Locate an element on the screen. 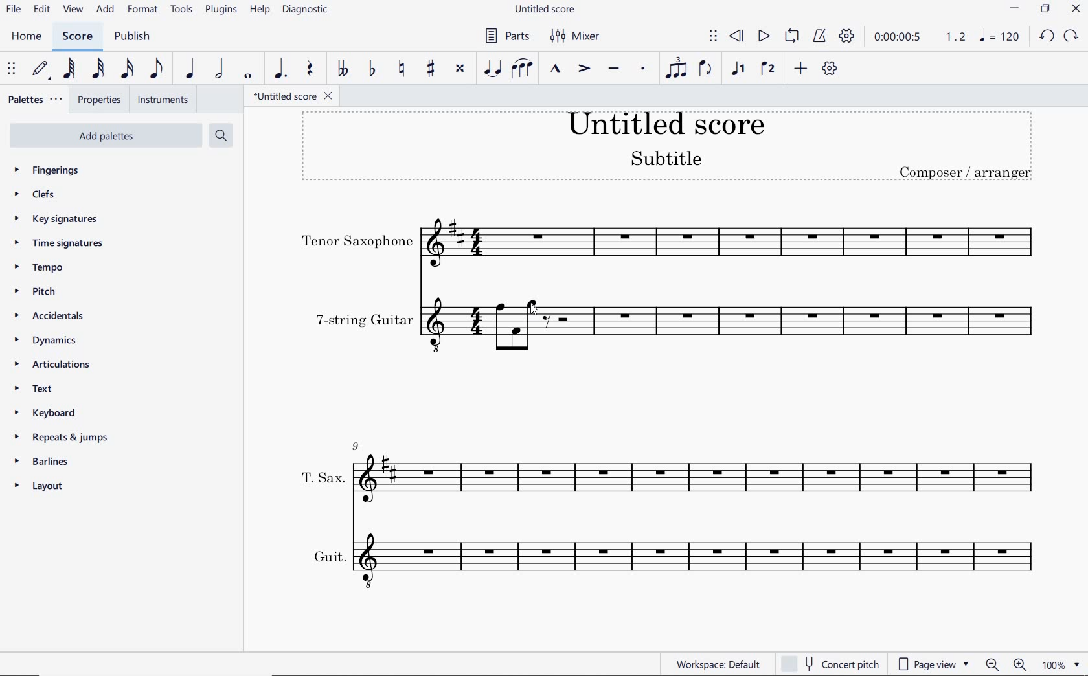 The width and height of the screenshot is (1088, 676). INSTRUMENTS is located at coordinates (163, 99).